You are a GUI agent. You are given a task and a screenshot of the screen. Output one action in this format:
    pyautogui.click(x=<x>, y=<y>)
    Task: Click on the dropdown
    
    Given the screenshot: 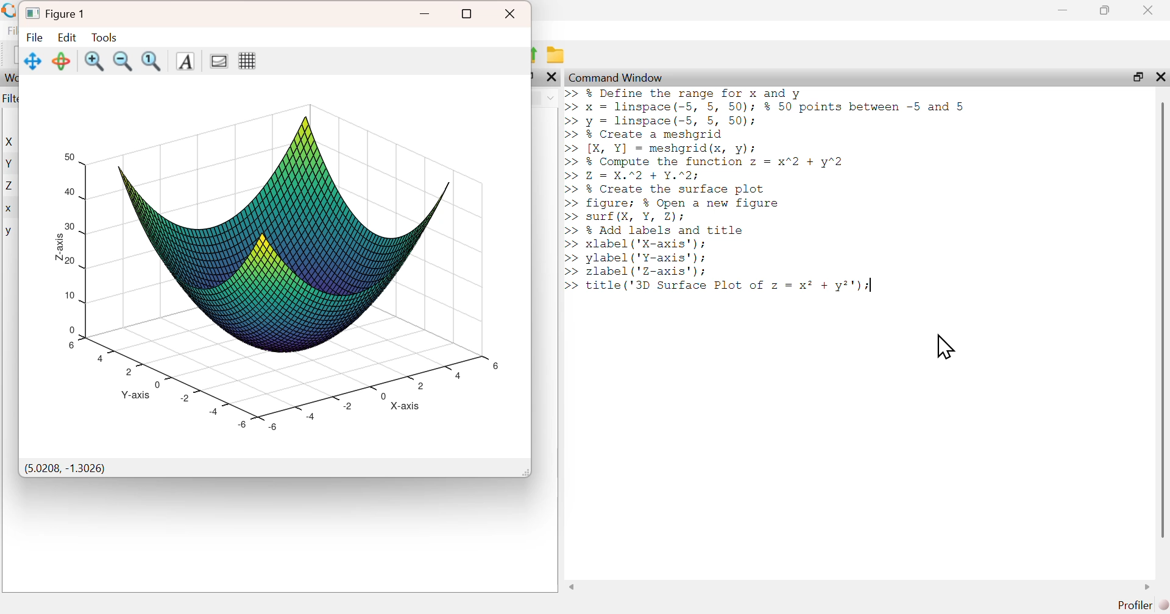 What is the action you would take?
    pyautogui.click(x=550, y=98)
    